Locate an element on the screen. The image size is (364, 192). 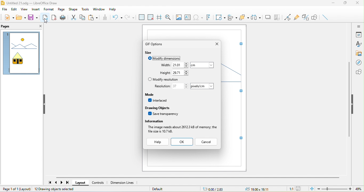
information is located at coordinates (182, 121).